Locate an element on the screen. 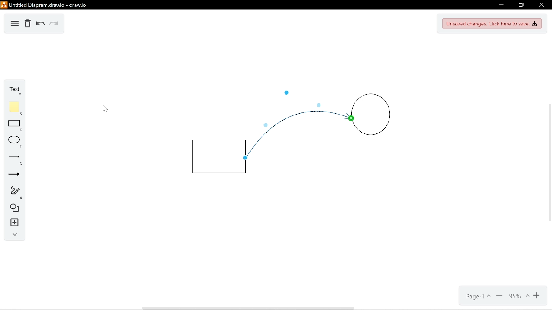 Image resolution: width=552 pixels, height=310 pixels. Close is located at coordinates (541, 5).